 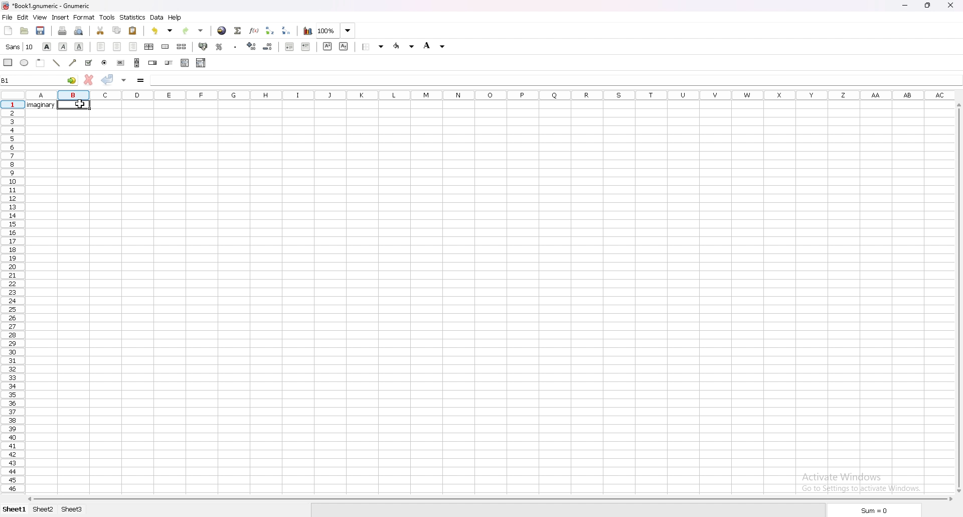 What do you see at coordinates (123, 80) in the screenshot?
I see `accept changes in all cells` at bounding box center [123, 80].